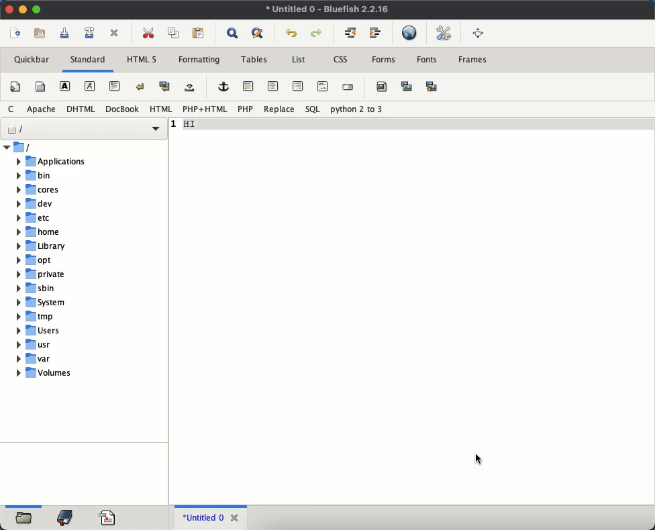 The image size is (655, 530). I want to click on Hi, so click(195, 125).